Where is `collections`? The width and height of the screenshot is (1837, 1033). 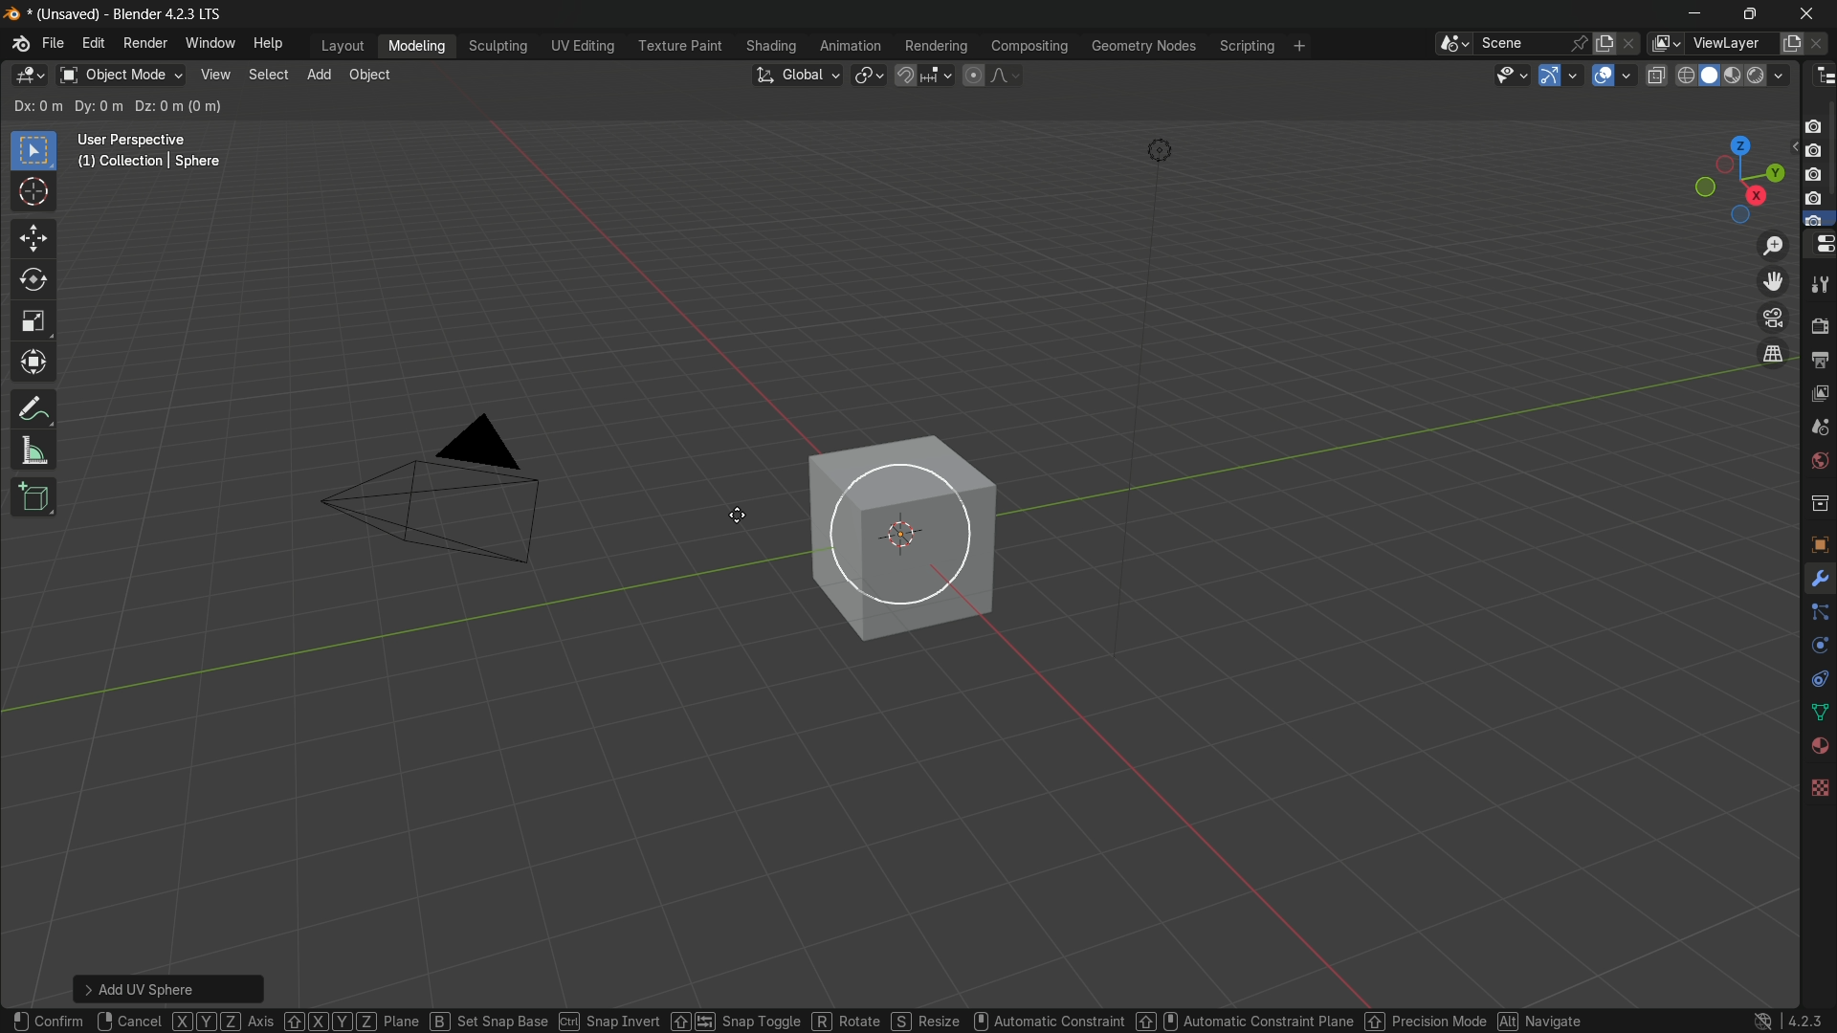
collections is located at coordinates (1818, 503).